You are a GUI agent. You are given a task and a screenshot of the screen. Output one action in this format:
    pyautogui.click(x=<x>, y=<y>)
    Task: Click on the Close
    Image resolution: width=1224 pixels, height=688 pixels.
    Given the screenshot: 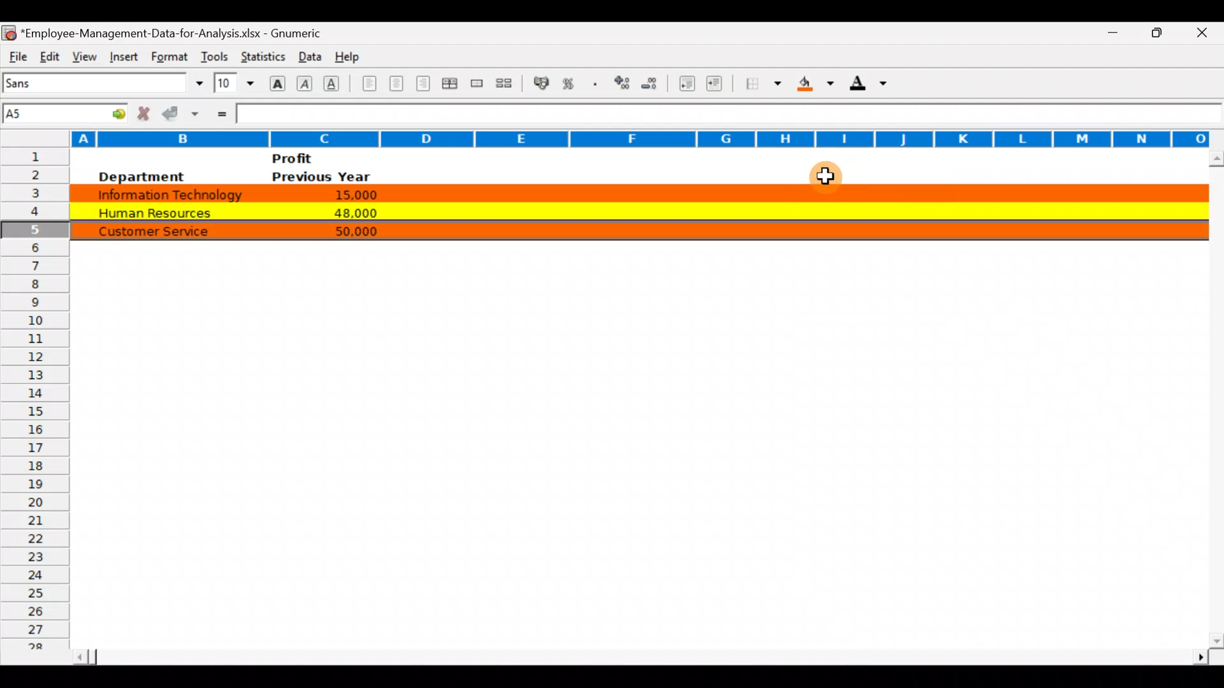 What is the action you would take?
    pyautogui.click(x=1206, y=34)
    